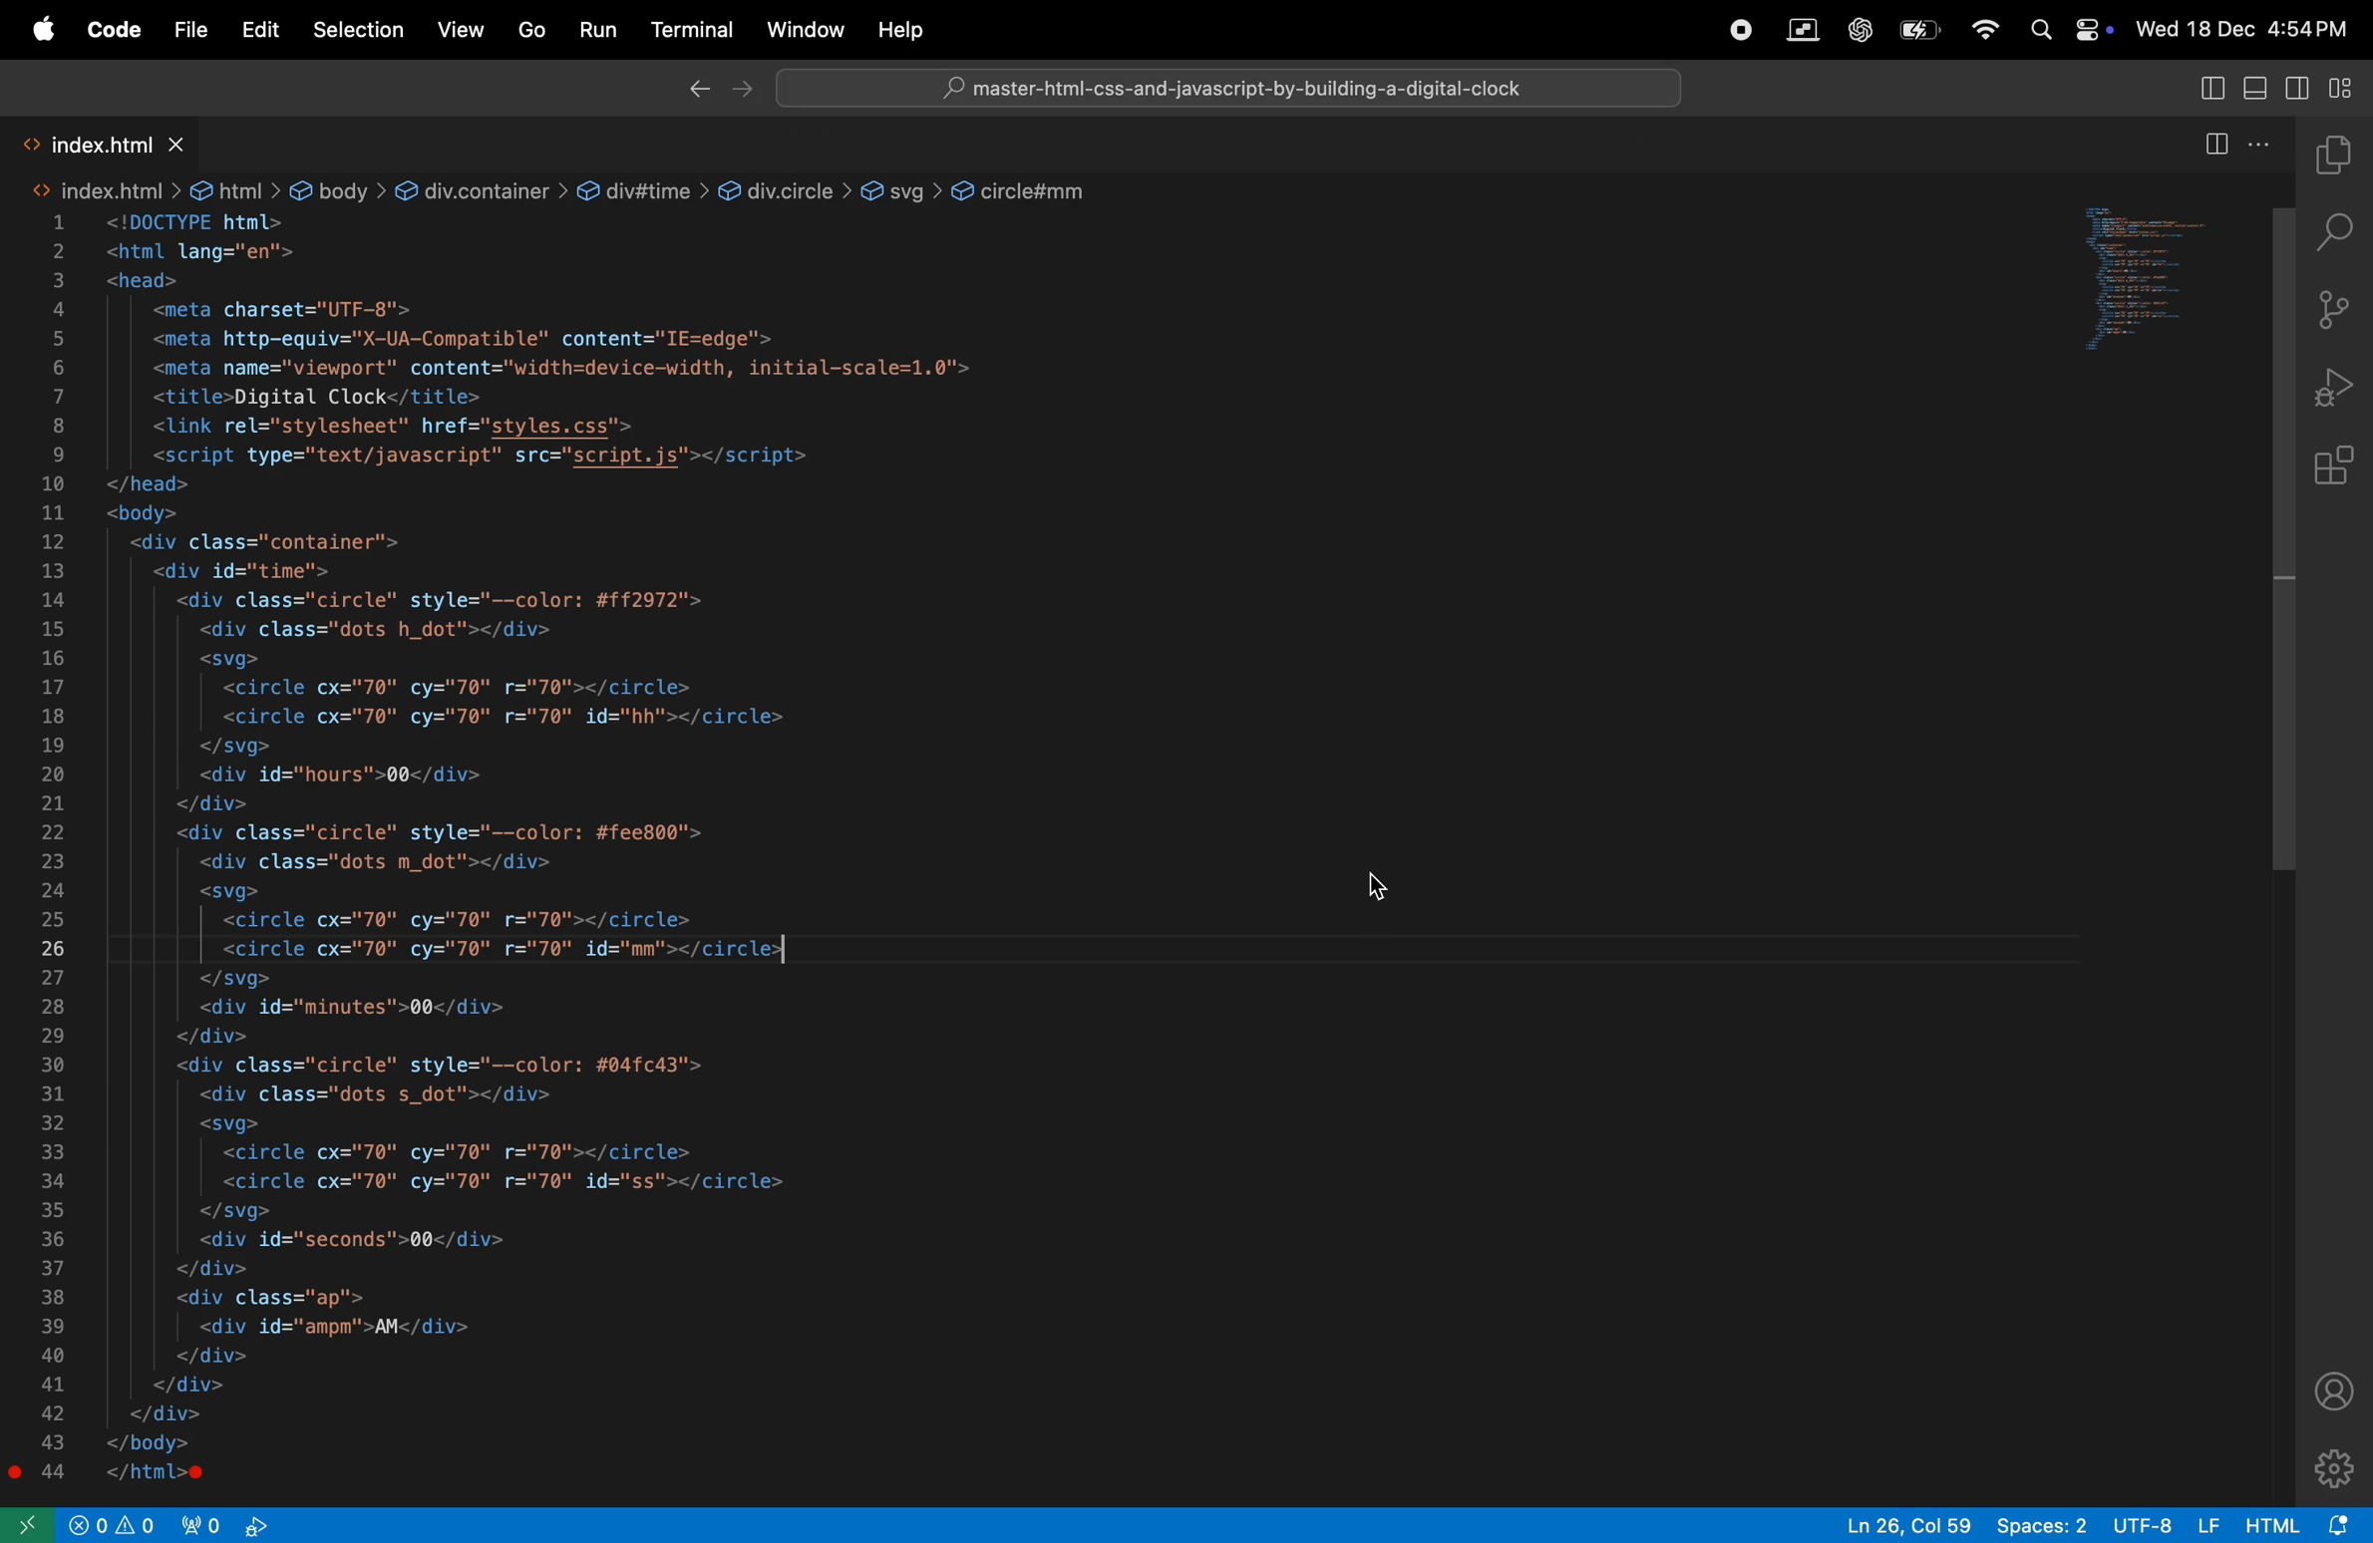 This screenshot has height=1543, width=2373. I want to click on toggle panel, so click(2259, 86).